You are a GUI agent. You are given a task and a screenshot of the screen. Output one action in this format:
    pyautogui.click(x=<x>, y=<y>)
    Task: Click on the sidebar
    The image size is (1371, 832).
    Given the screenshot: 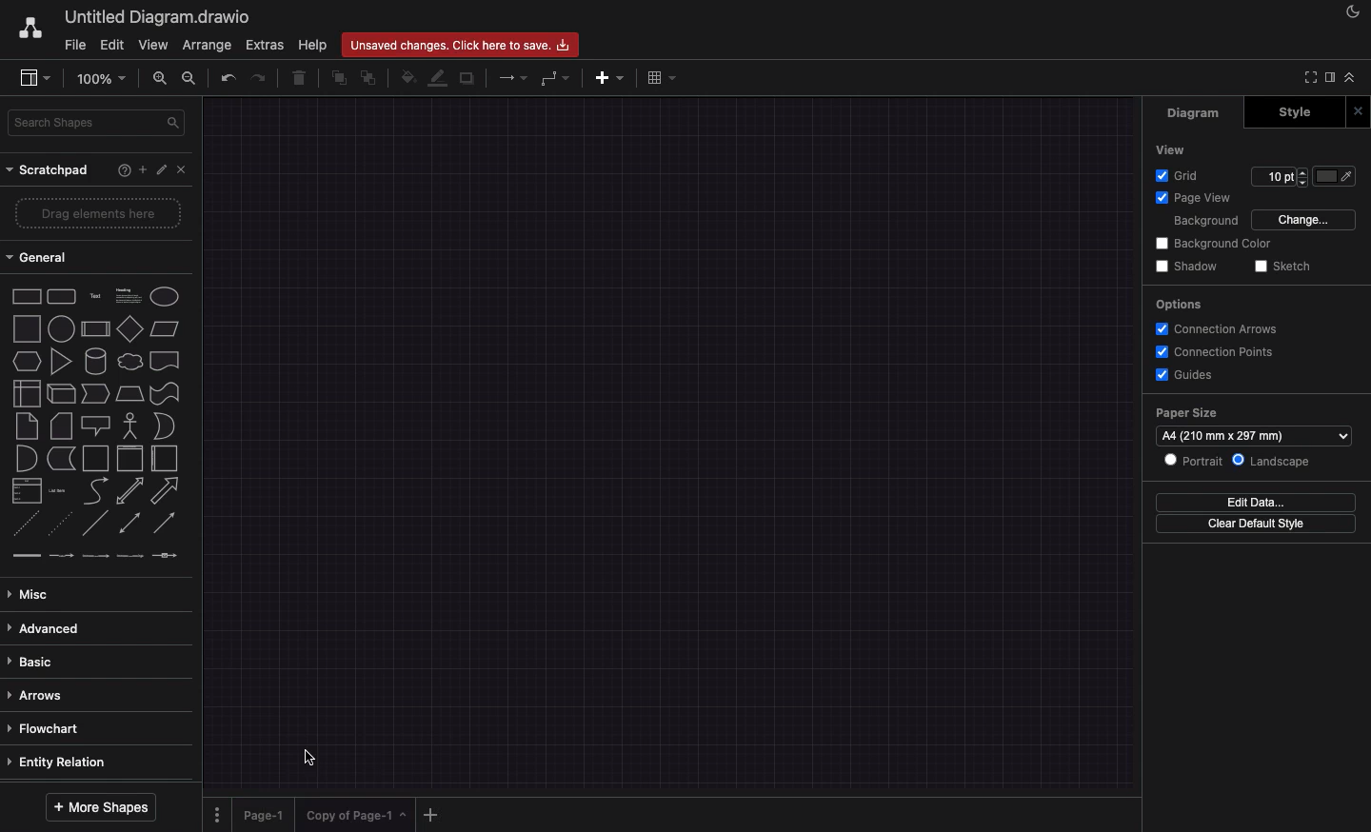 What is the action you would take?
    pyautogui.click(x=1330, y=78)
    